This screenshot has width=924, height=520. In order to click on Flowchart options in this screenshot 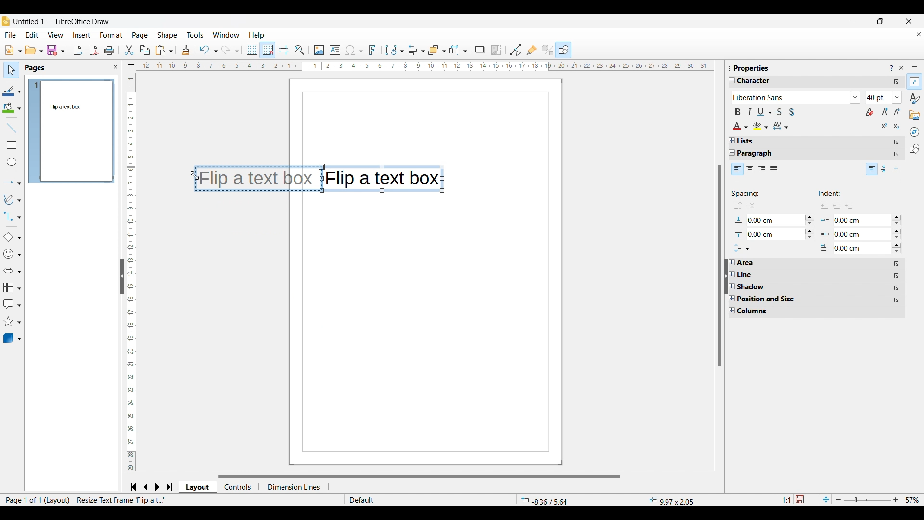, I will do `click(13, 287)`.